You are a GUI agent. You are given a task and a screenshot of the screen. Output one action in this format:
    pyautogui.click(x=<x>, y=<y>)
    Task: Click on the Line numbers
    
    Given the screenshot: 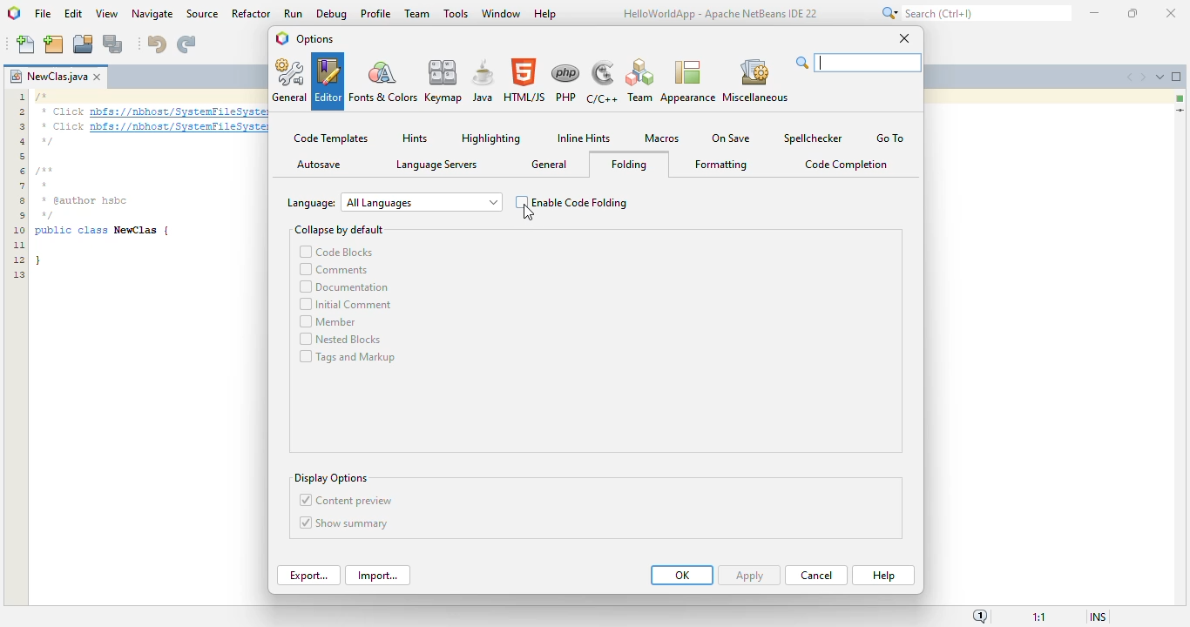 What is the action you would take?
    pyautogui.click(x=17, y=186)
    